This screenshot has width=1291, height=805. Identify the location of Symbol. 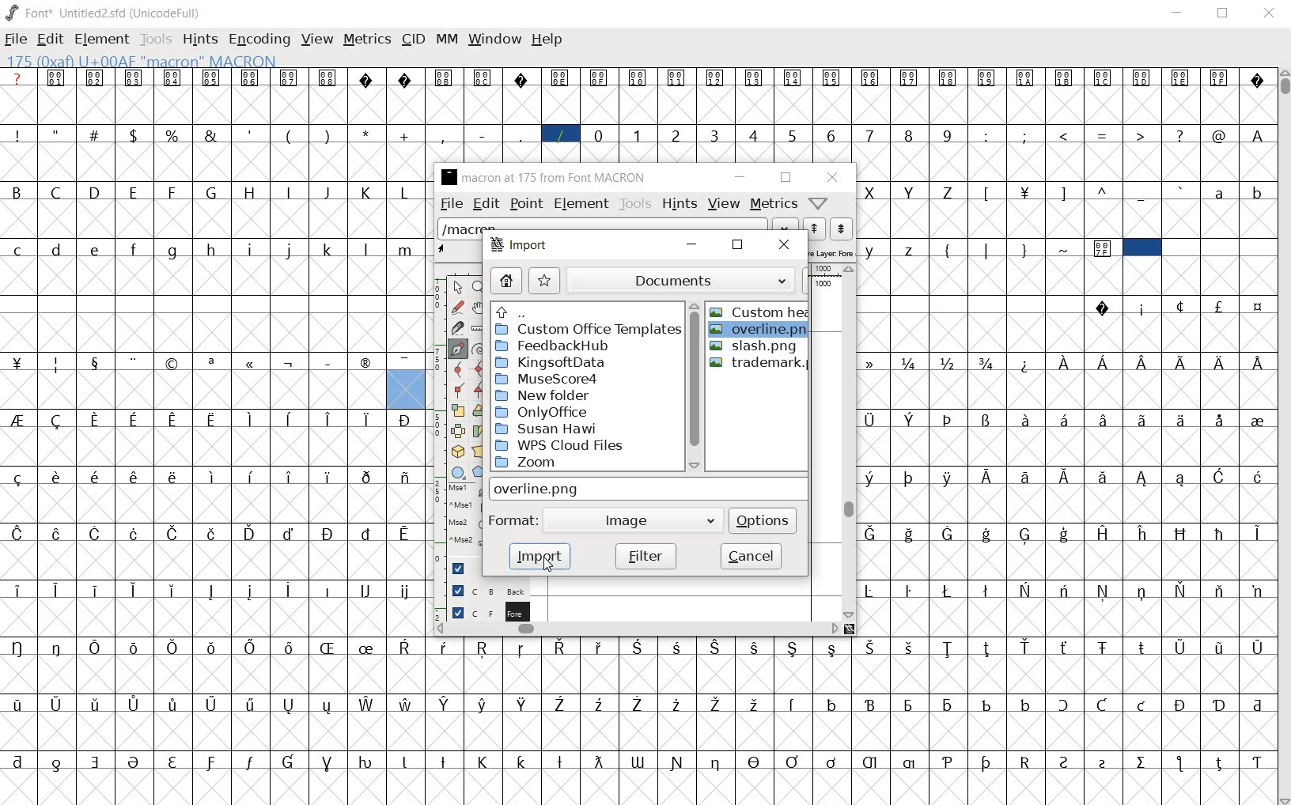
(1103, 762).